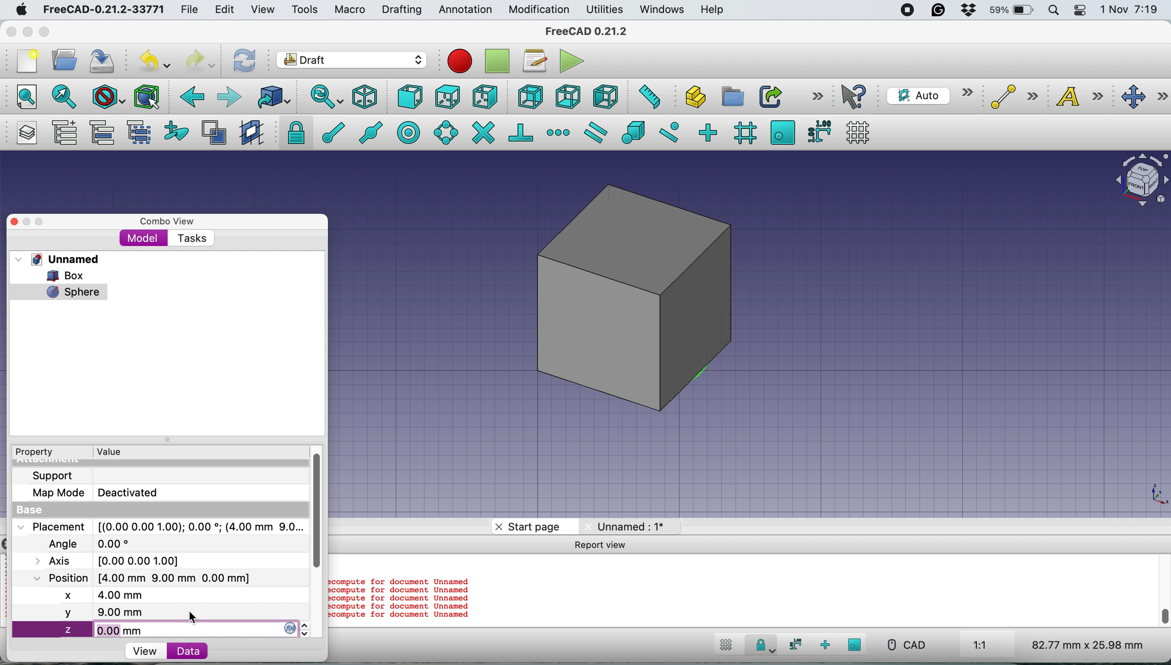 The image size is (1171, 665). I want to click on drafting, so click(401, 11).